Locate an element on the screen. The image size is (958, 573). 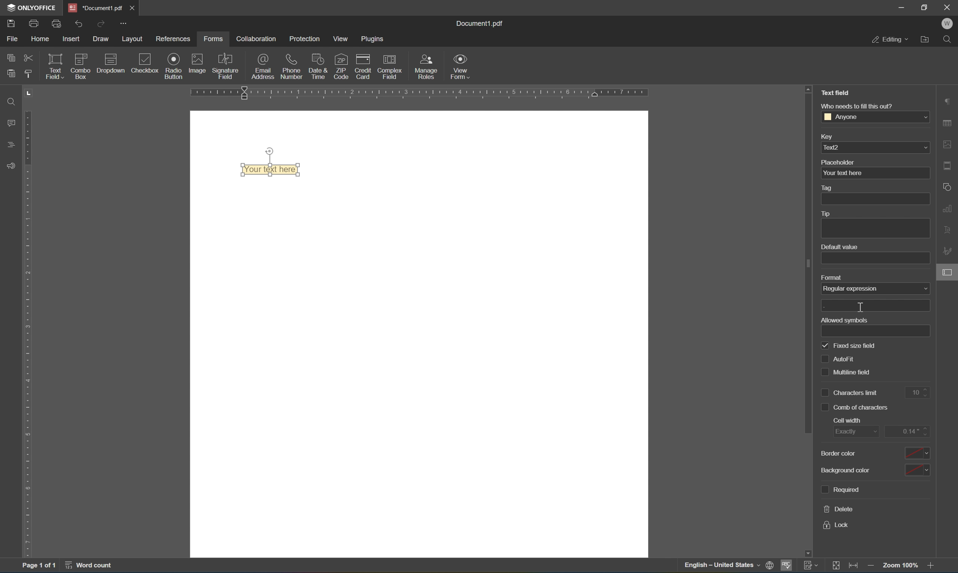
ruler is located at coordinates (419, 93).